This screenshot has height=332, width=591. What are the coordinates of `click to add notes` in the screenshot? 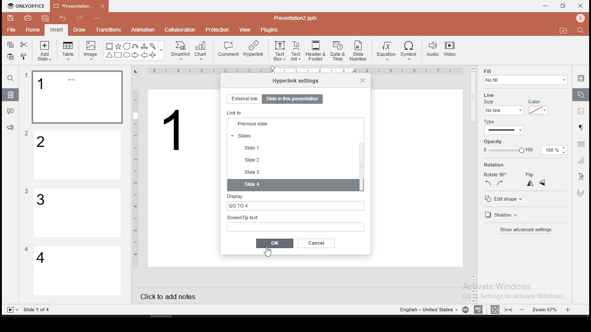 It's located at (171, 296).